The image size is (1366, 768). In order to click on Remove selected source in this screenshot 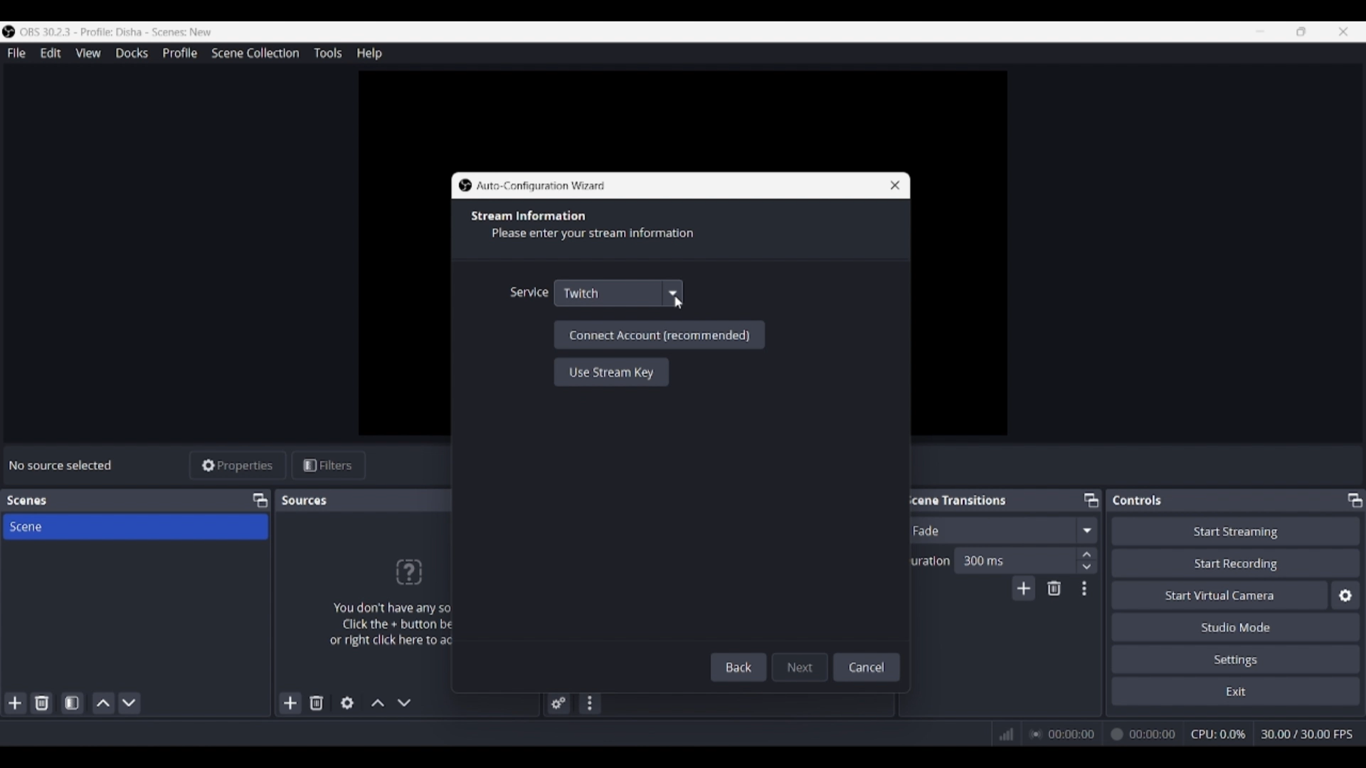, I will do `click(317, 703)`.